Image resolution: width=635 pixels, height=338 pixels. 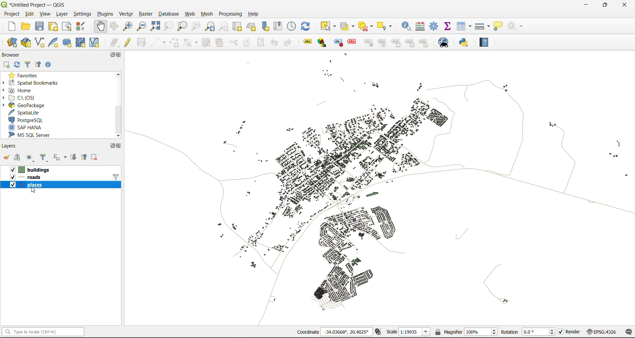 I want to click on cursor, so click(x=35, y=191).